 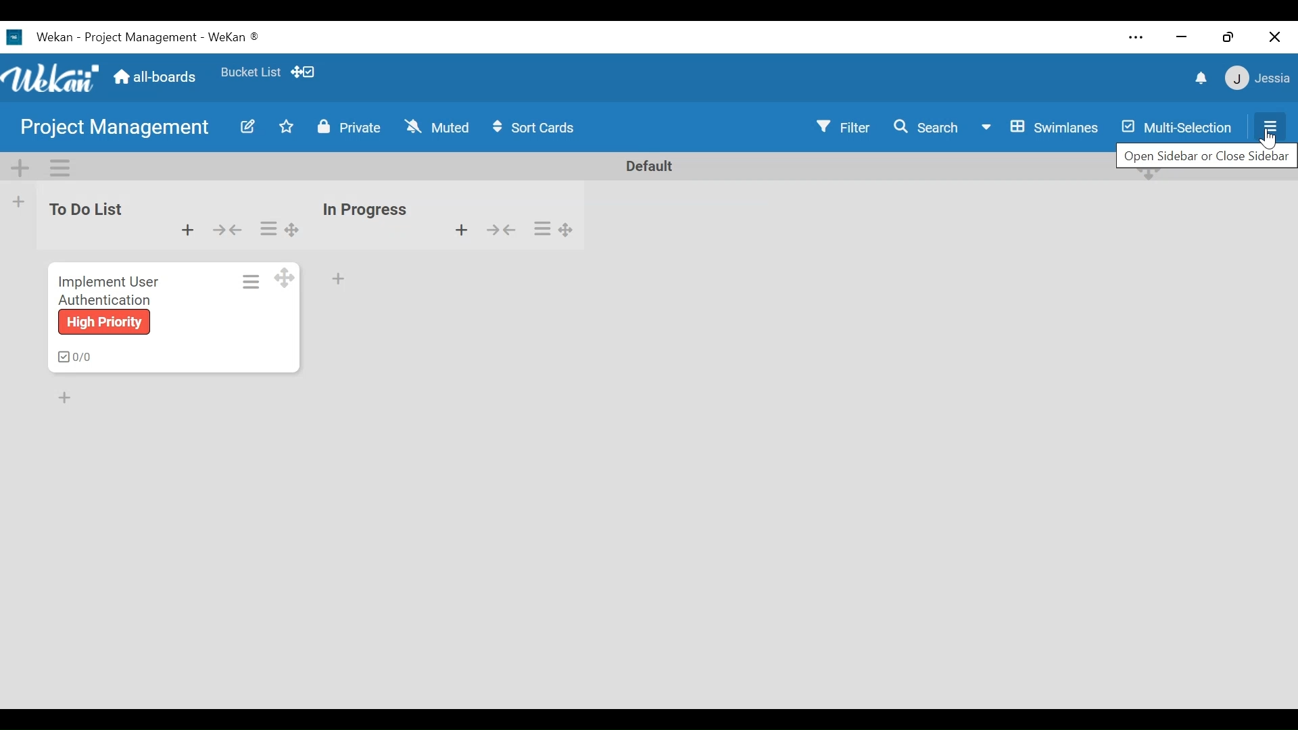 What do you see at coordinates (1206, 154) in the screenshot?
I see `1
Open Sidebar or Close Sidebar` at bounding box center [1206, 154].